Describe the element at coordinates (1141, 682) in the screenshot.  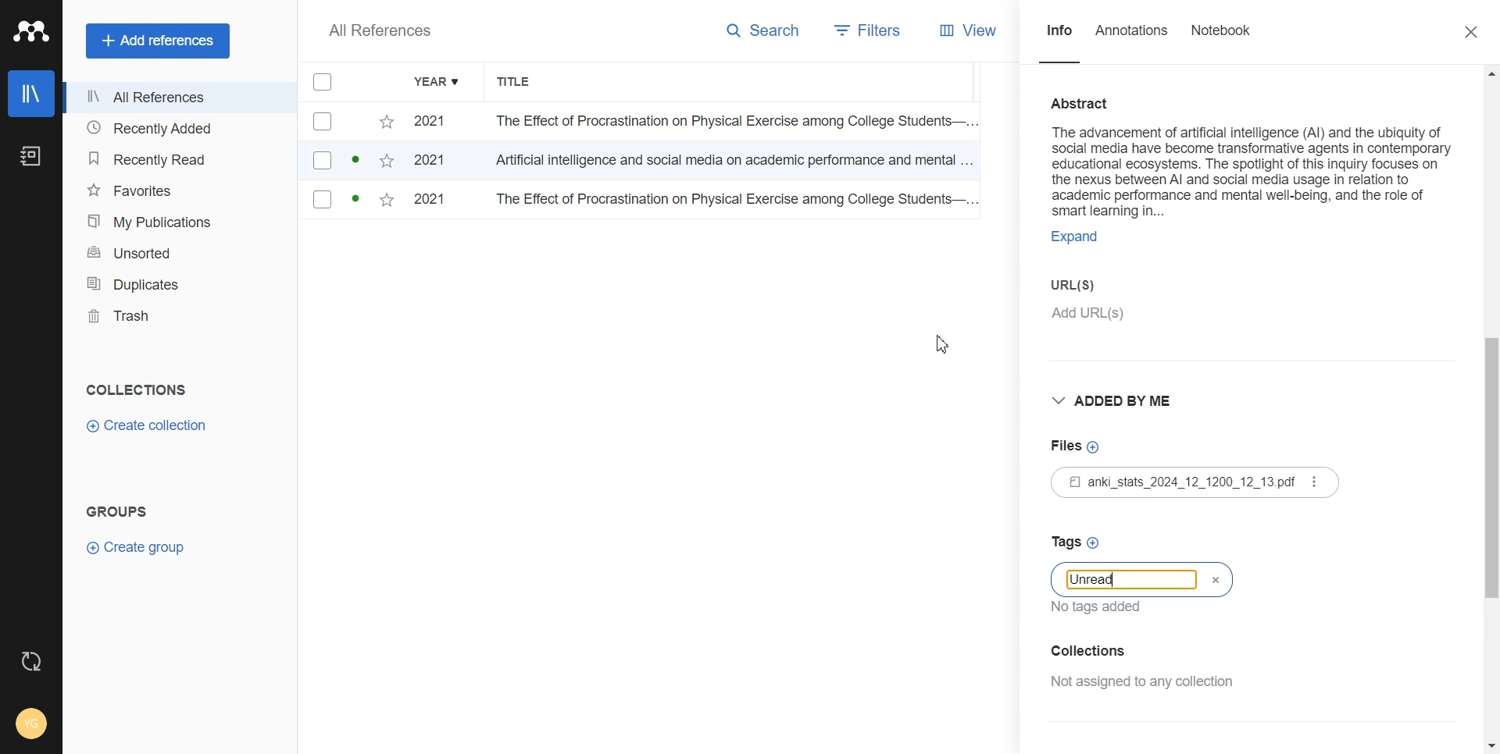
I see `Not assigned any collection` at that location.